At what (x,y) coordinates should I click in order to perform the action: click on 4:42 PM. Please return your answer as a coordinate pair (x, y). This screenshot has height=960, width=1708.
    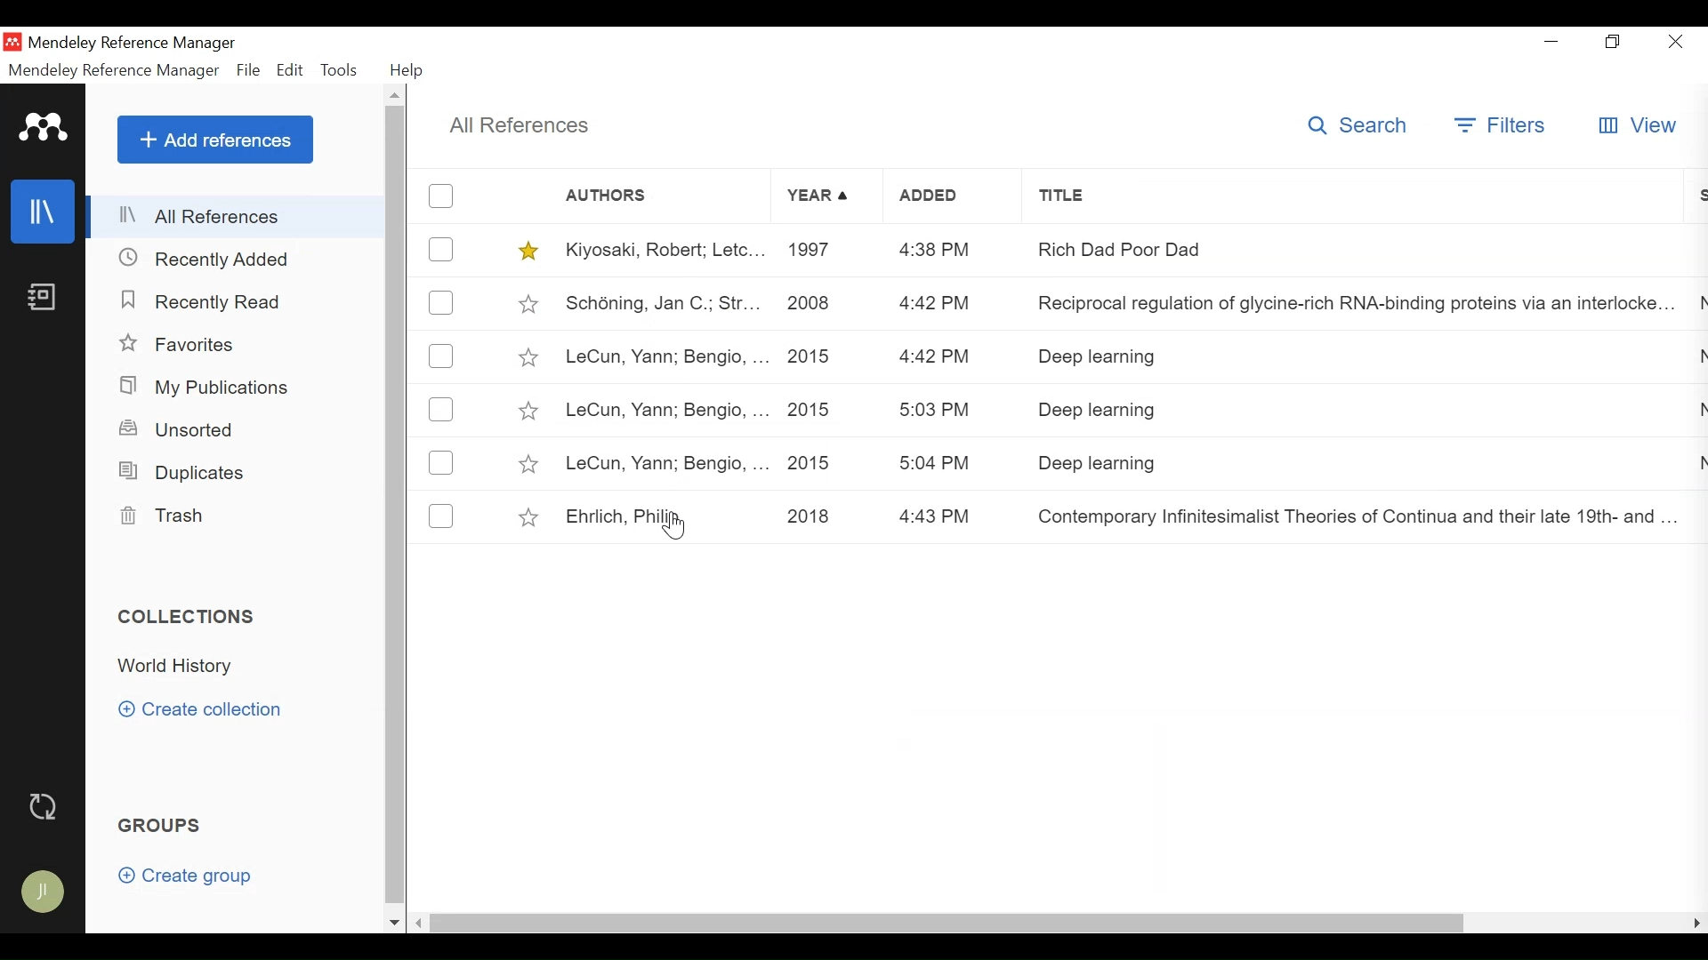
    Looking at the image, I should click on (934, 305).